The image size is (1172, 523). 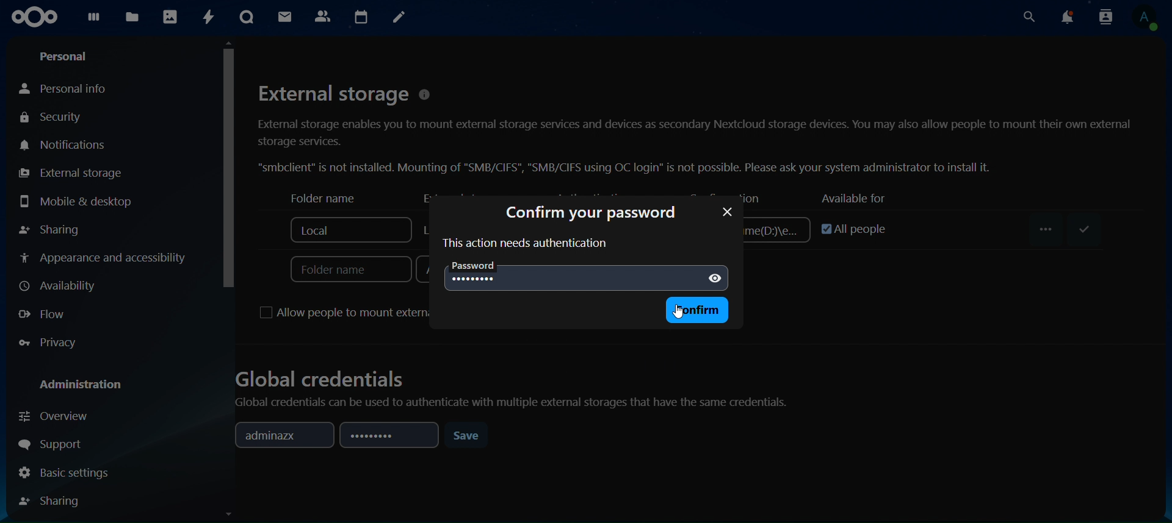 I want to click on security, so click(x=62, y=117).